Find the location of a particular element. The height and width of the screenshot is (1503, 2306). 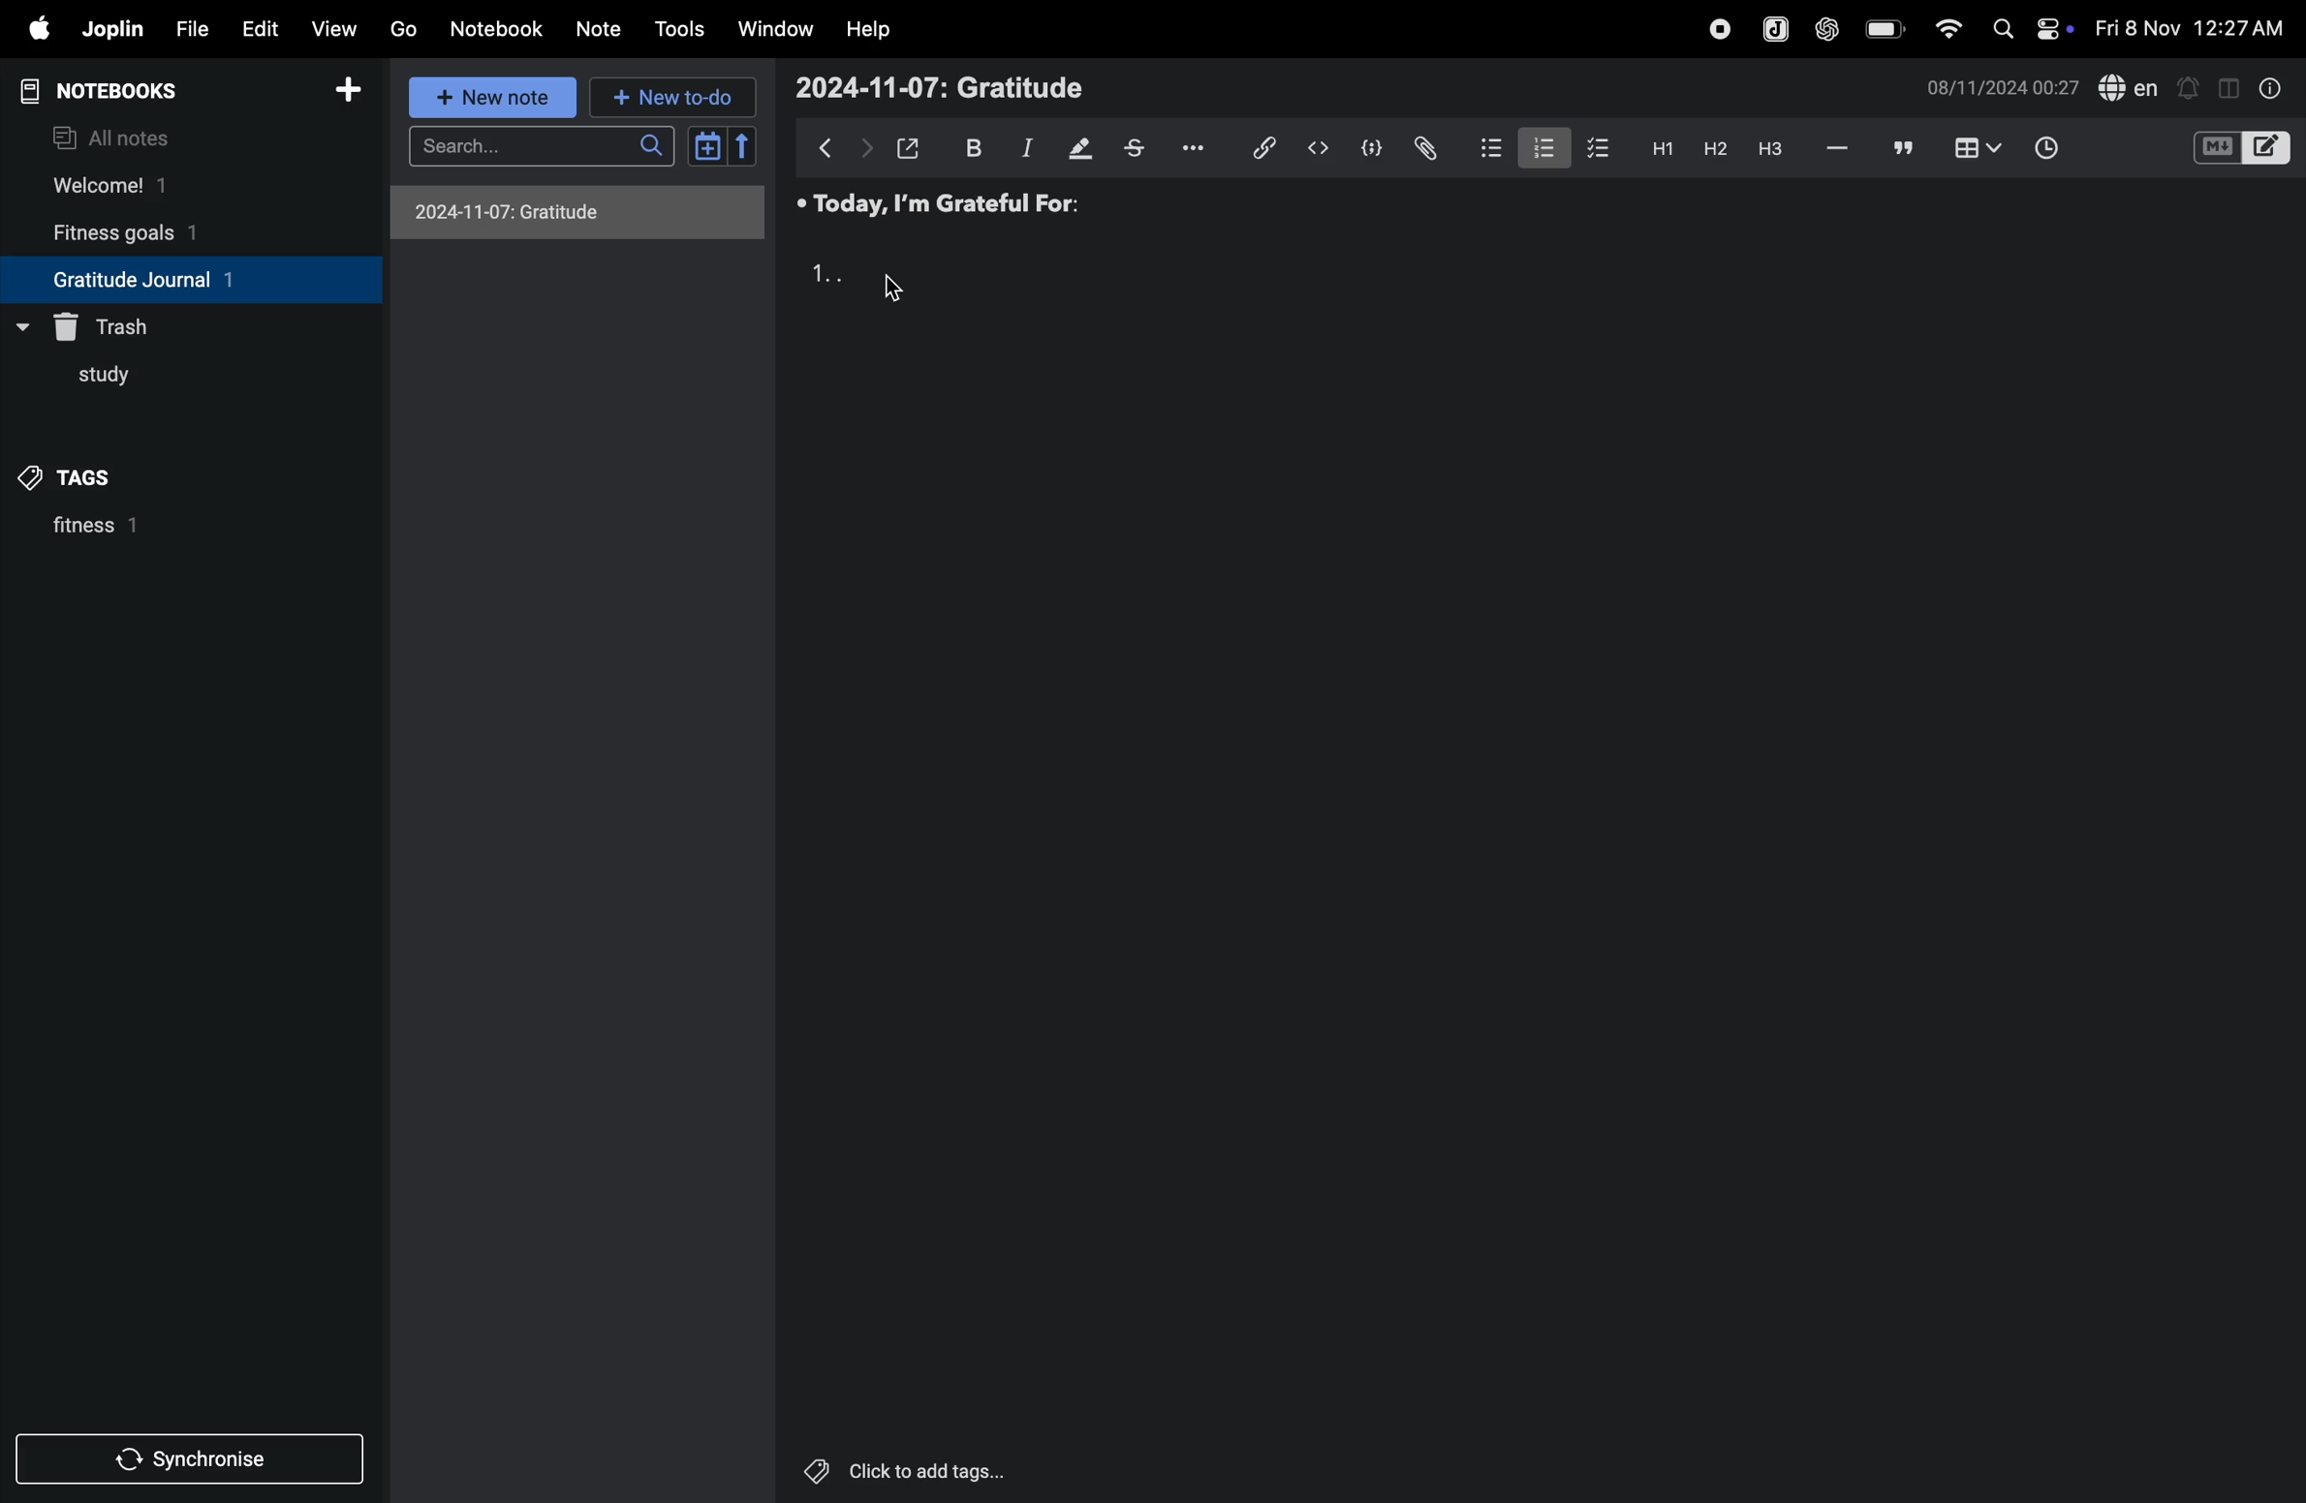

gratitude journals 1 is located at coordinates (172, 279).